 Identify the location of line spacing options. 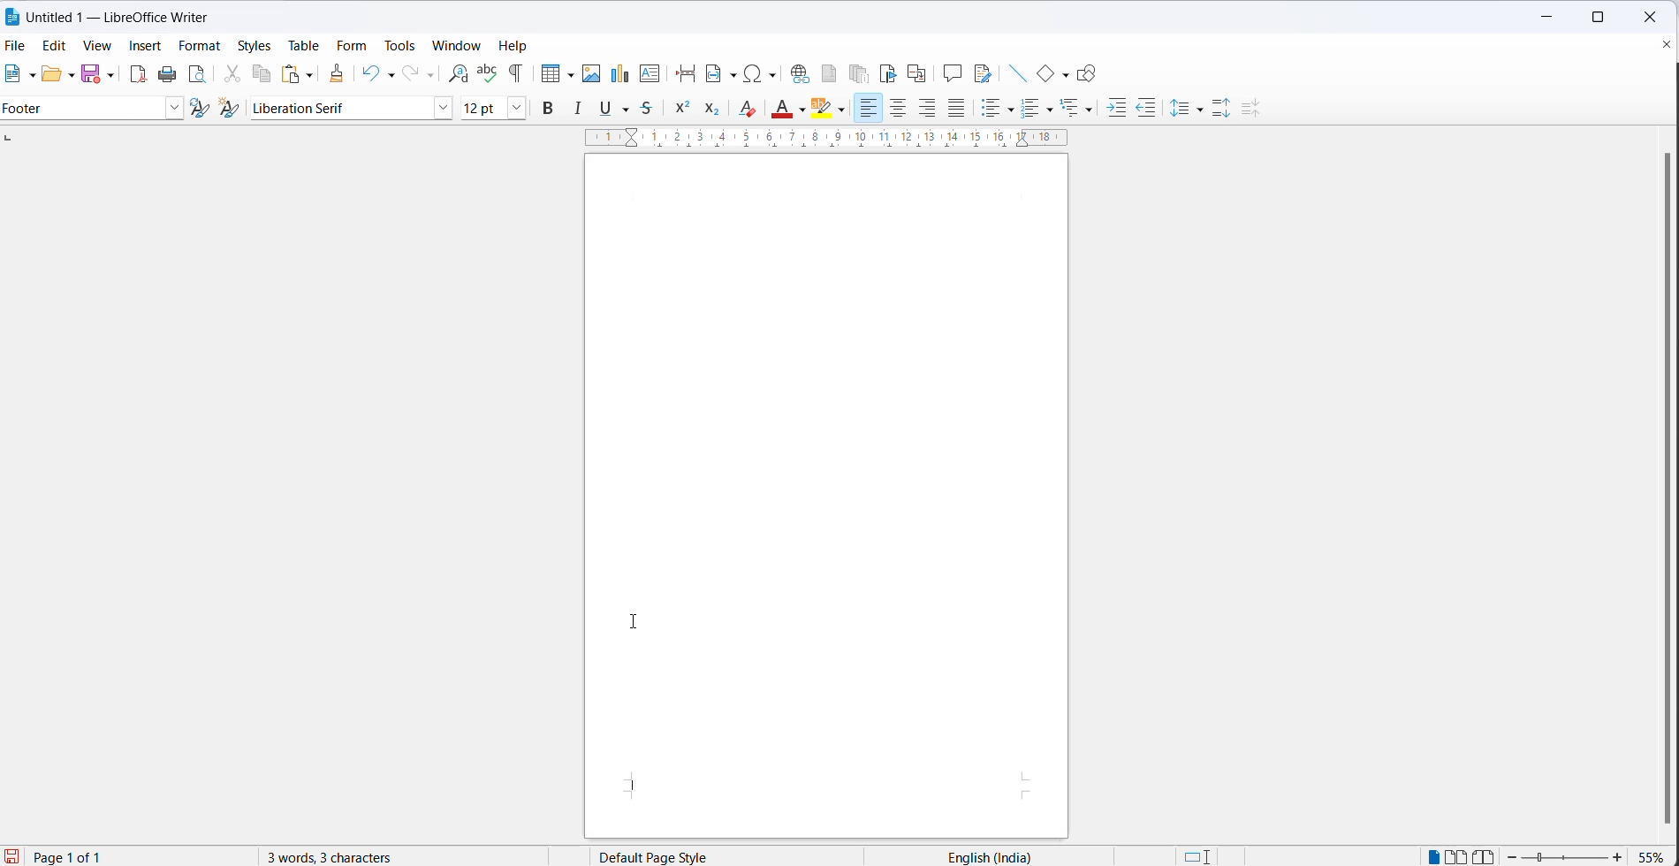
(1197, 110).